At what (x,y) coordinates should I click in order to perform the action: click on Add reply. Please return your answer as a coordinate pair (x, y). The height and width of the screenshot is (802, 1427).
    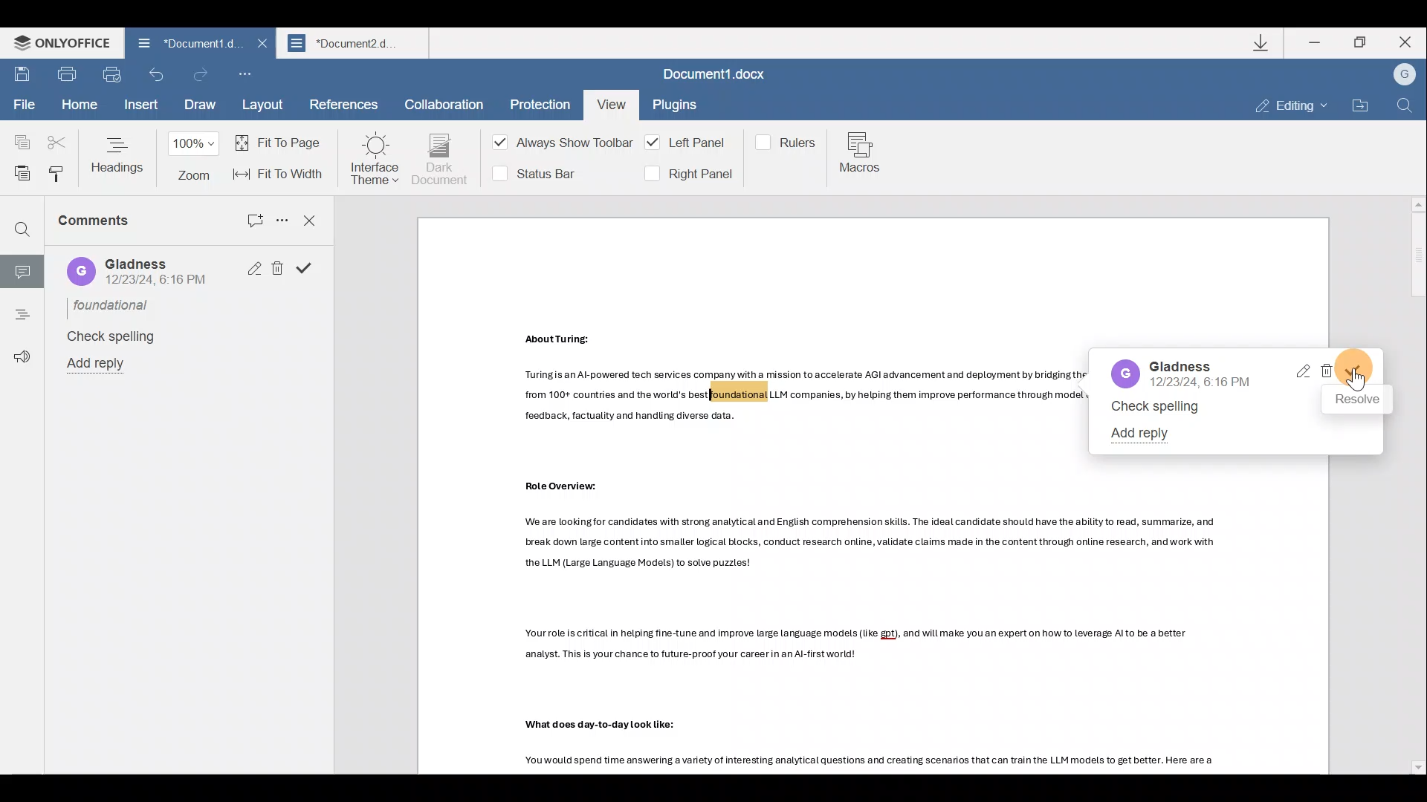
    Looking at the image, I should click on (1145, 431).